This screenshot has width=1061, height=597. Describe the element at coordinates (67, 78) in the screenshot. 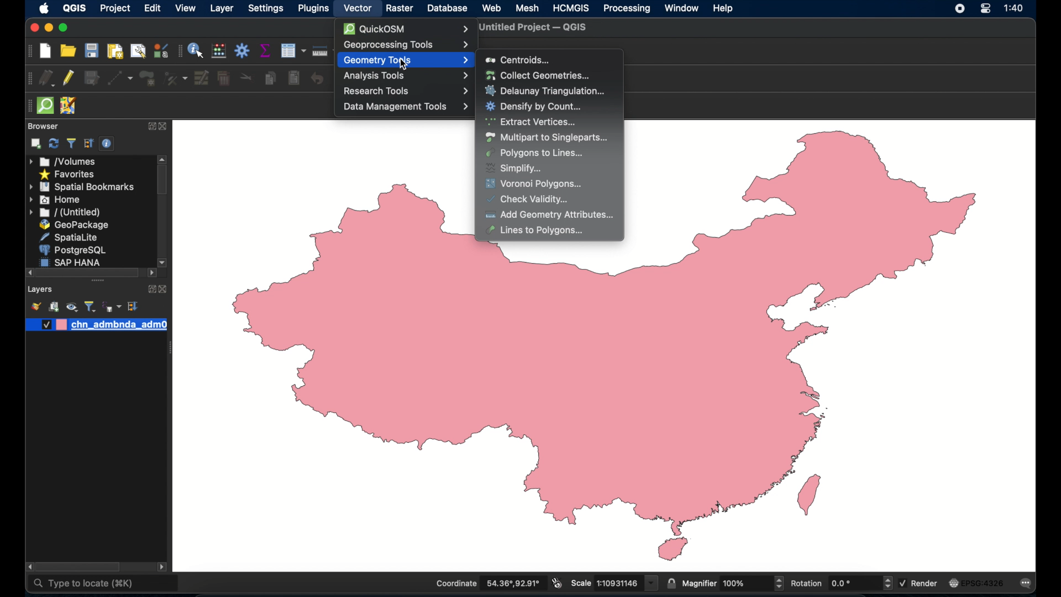

I see `toggle editing` at that location.